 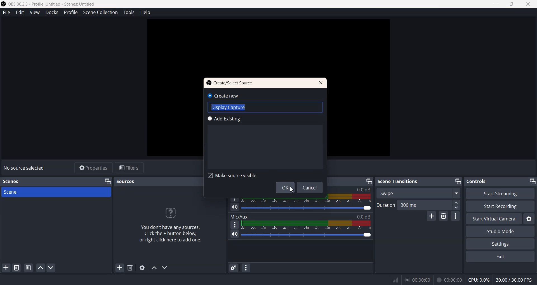 What do you see at coordinates (129, 12) in the screenshot?
I see `Tools` at bounding box center [129, 12].